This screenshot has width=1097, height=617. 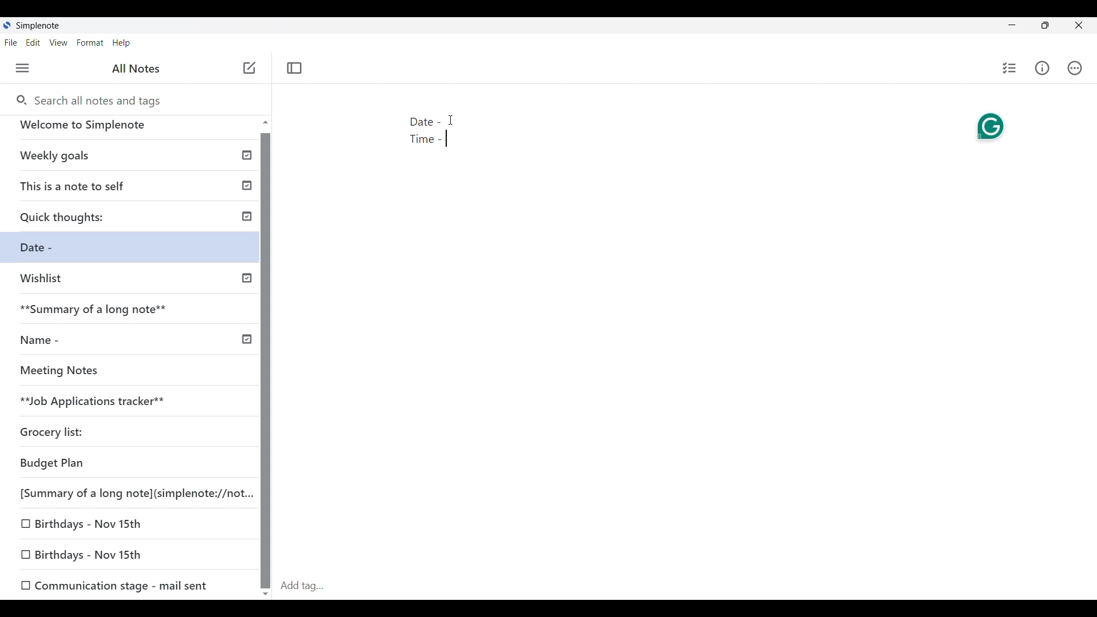 What do you see at coordinates (1012, 25) in the screenshot?
I see `Minimize` at bounding box center [1012, 25].